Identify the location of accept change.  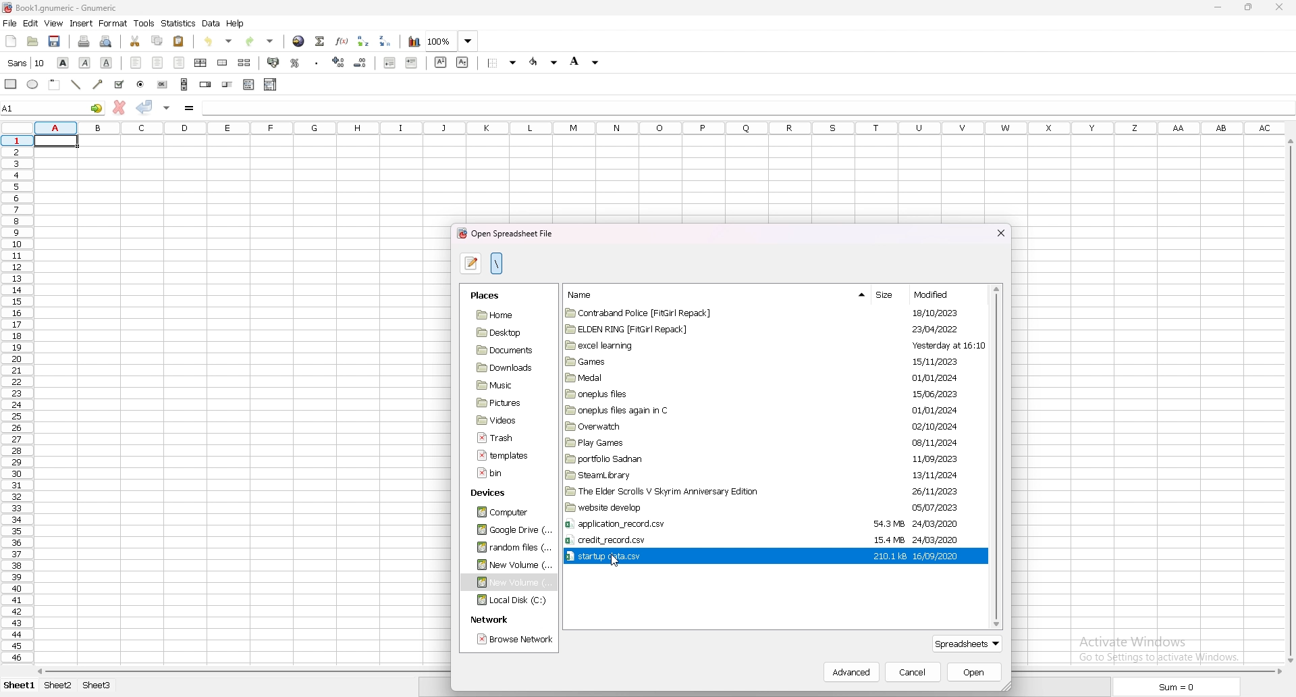
(144, 107).